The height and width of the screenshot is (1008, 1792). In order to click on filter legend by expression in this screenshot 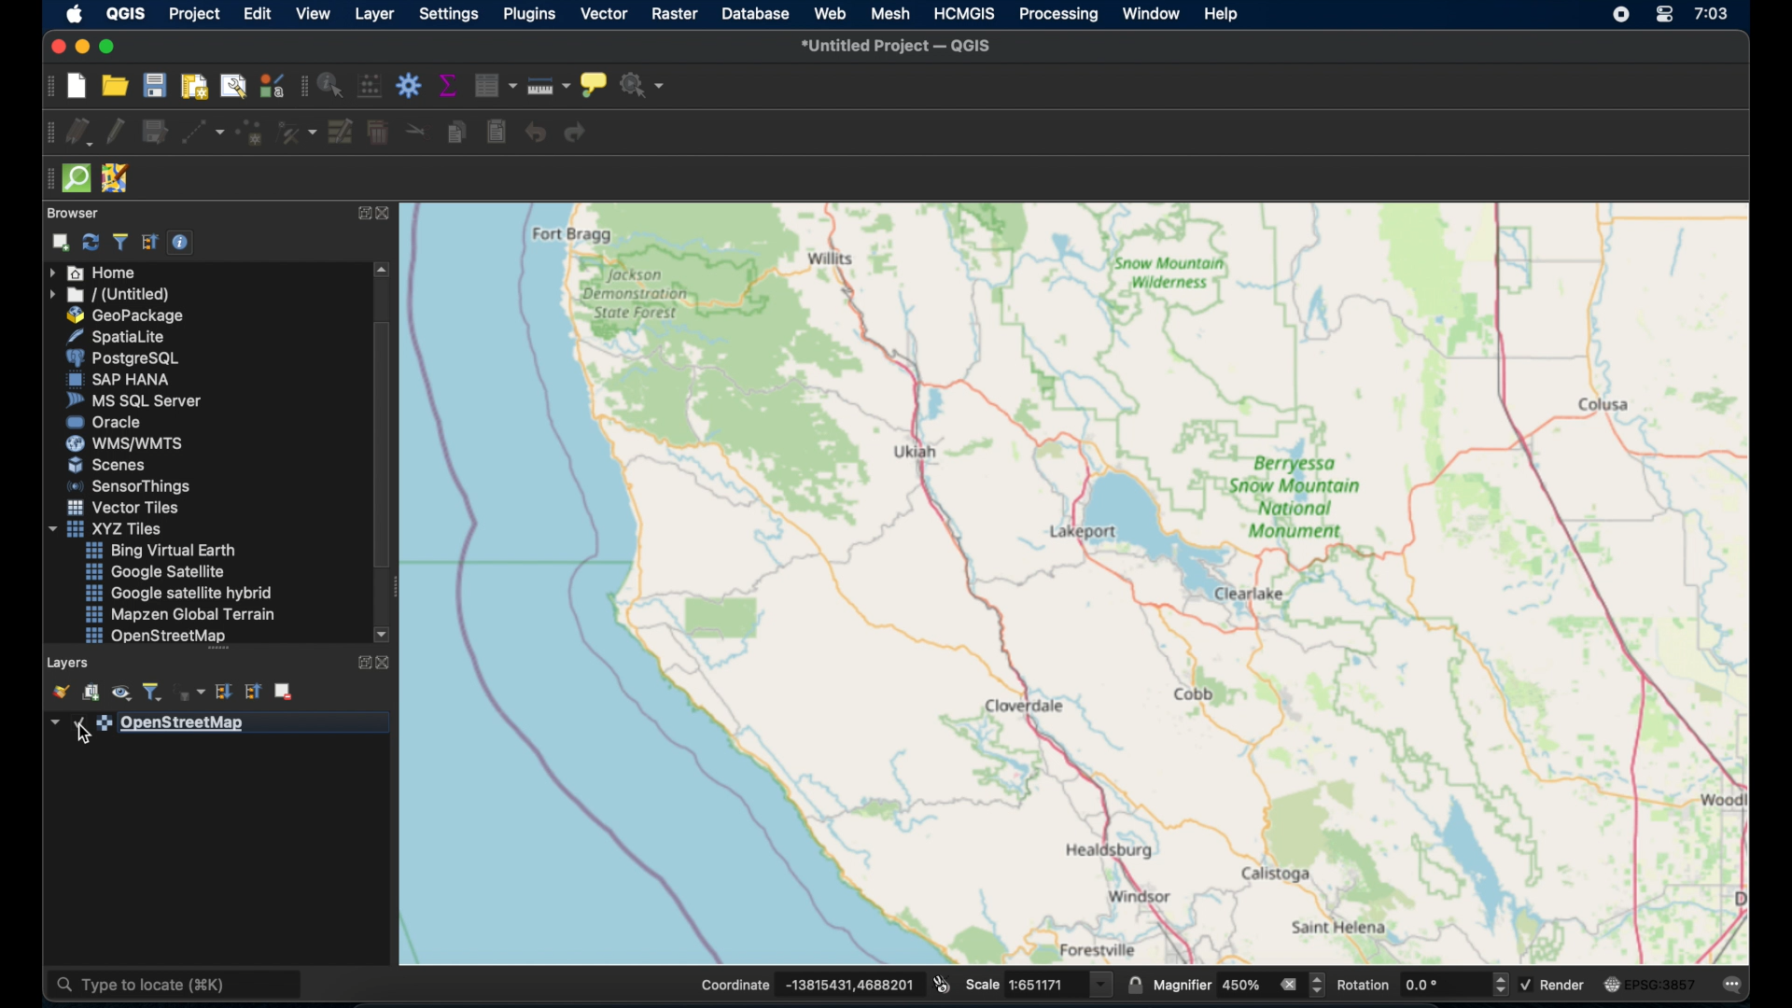, I will do `click(190, 690)`.